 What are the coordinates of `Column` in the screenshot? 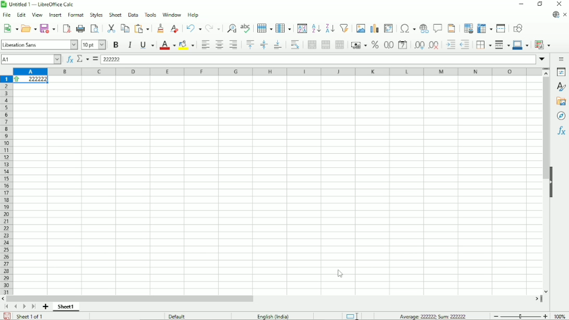 It's located at (284, 28).